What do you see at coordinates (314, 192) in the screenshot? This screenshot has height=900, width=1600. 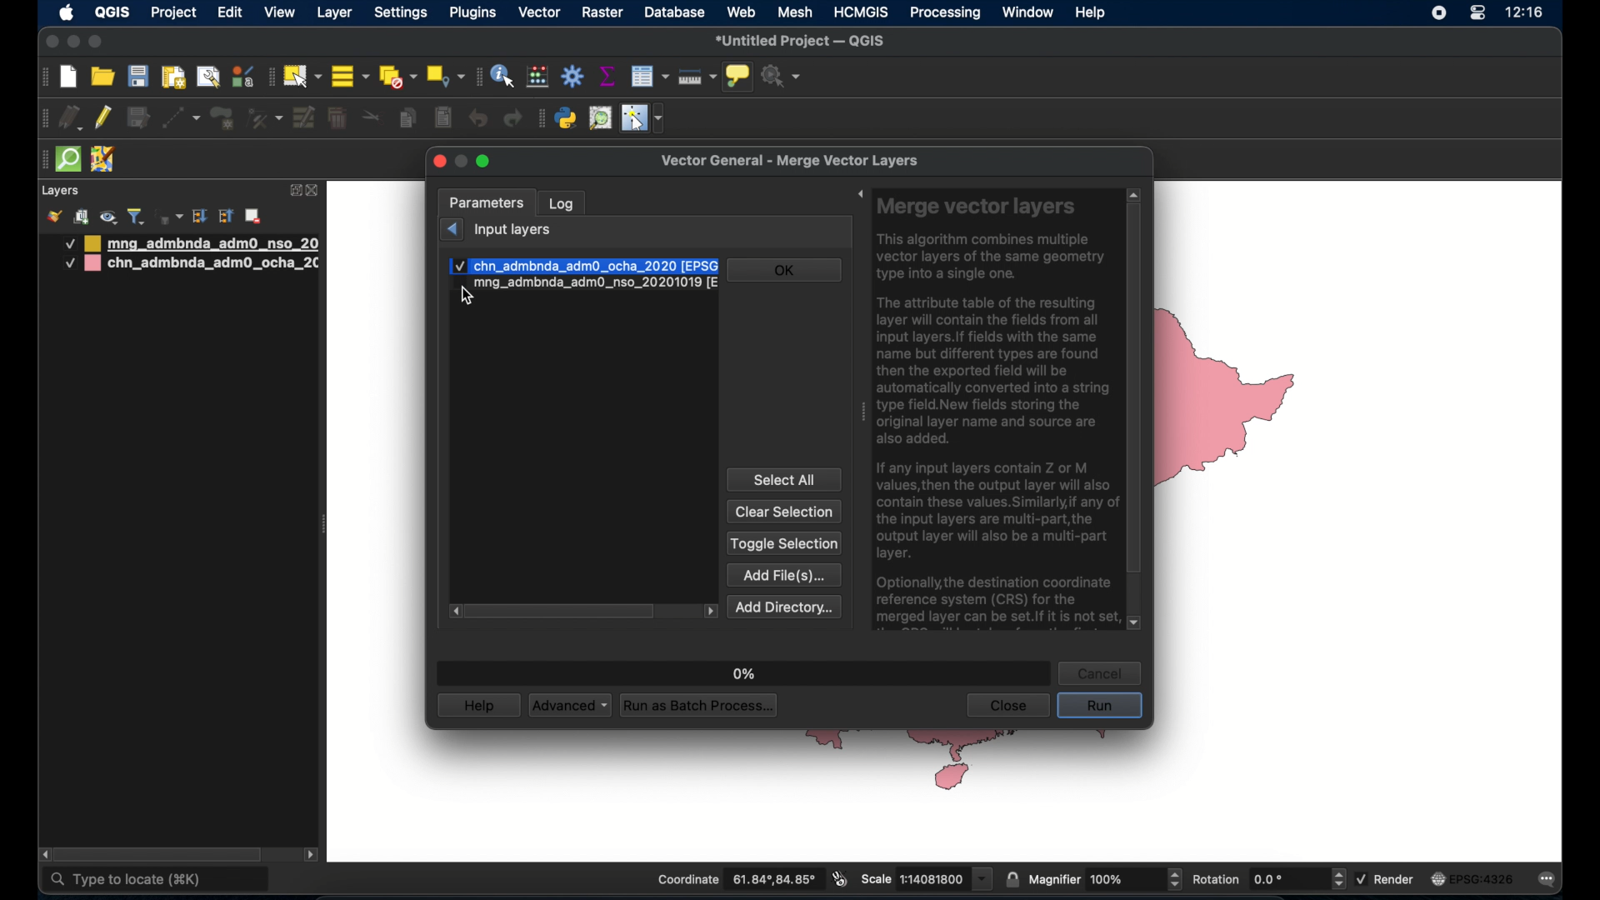 I see `close` at bounding box center [314, 192].